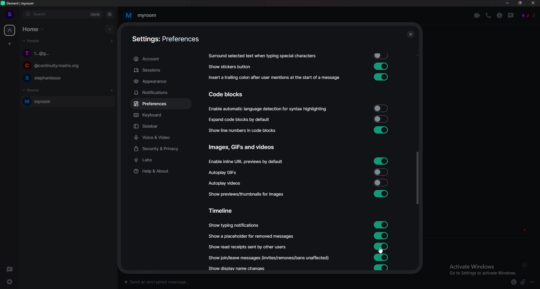 The width and height of the screenshot is (540, 289). I want to click on text box, so click(204, 281).